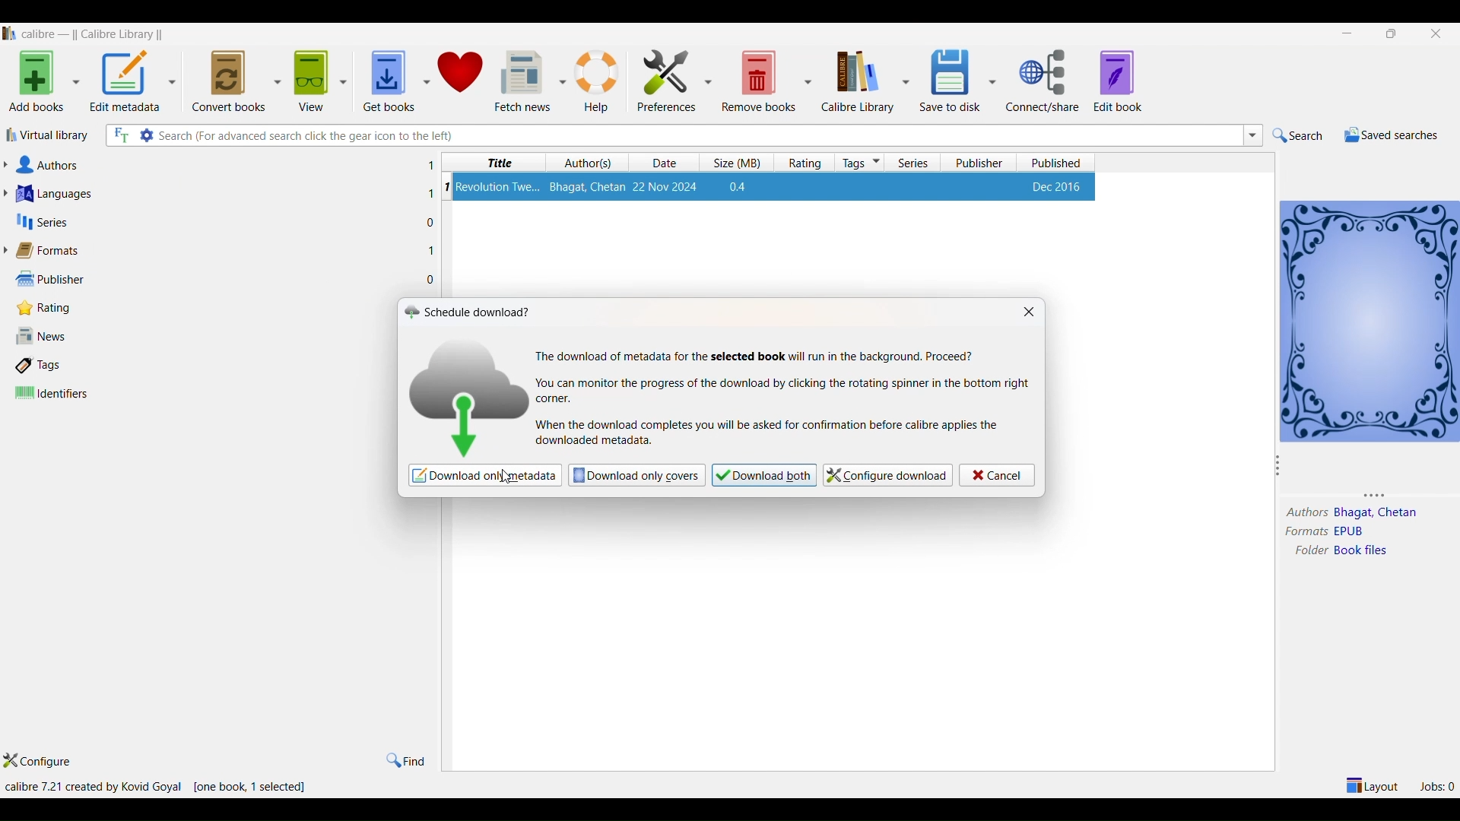 This screenshot has height=821, width=1460. What do you see at coordinates (661, 162) in the screenshot?
I see `date` at bounding box center [661, 162].